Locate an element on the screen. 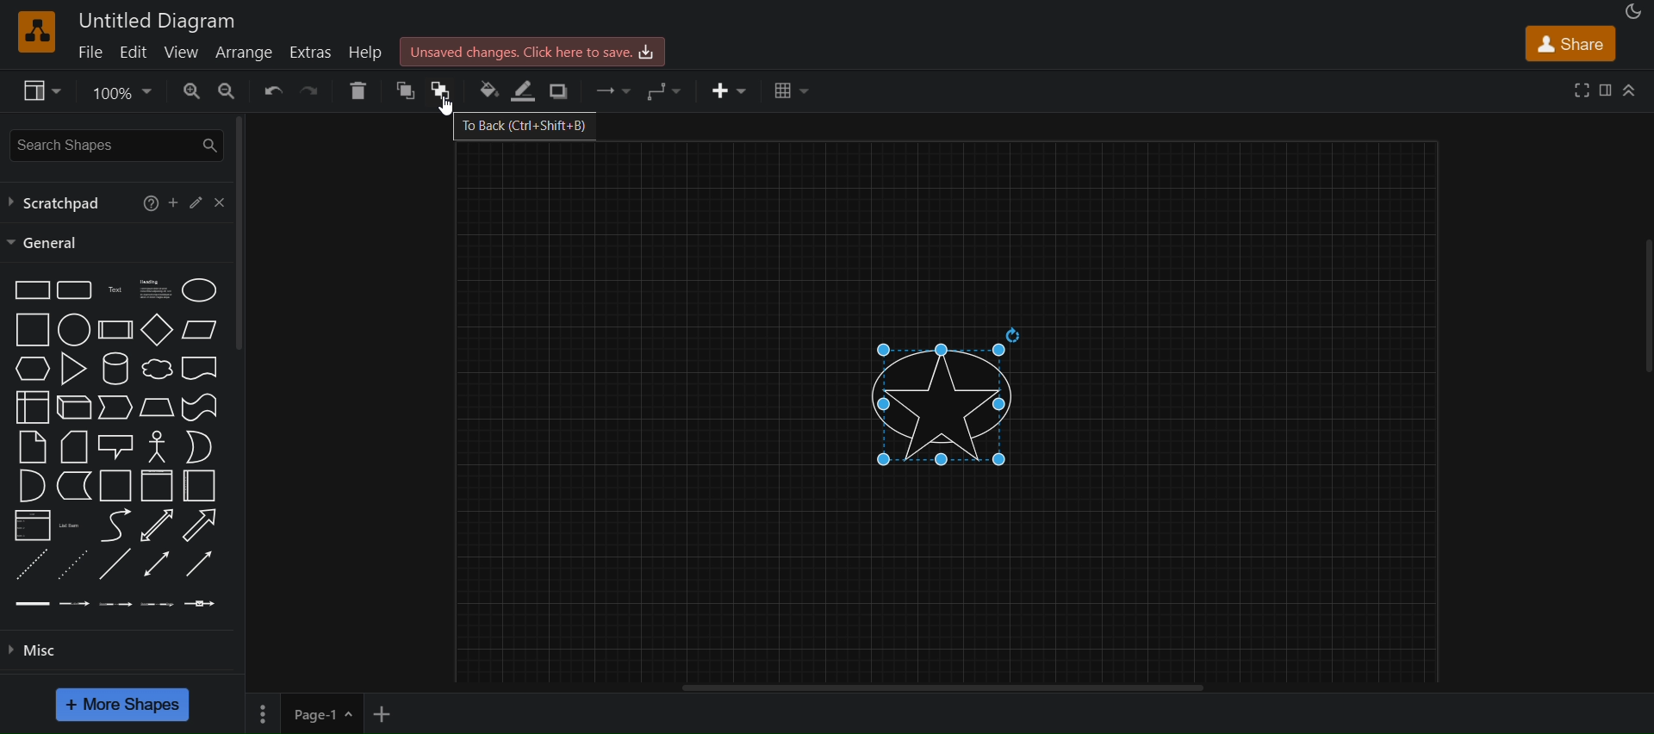  container is located at coordinates (112, 486).